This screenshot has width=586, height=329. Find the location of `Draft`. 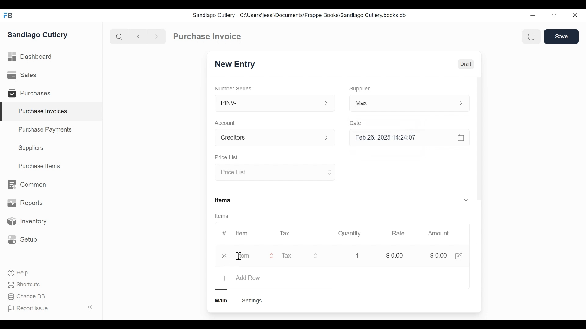

Draft is located at coordinates (466, 65).